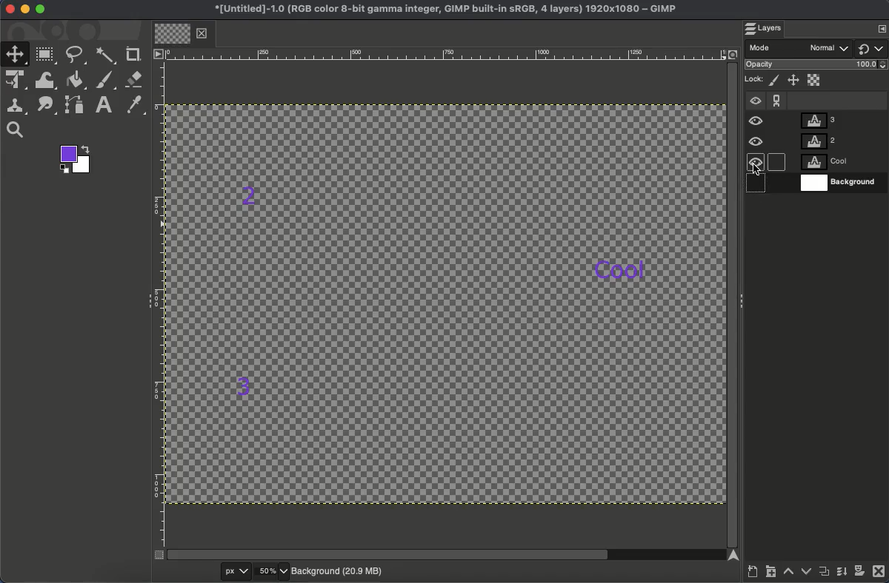 This screenshot has width=889, height=583. Describe the element at coordinates (777, 97) in the screenshot. I see `Chain` at that location.